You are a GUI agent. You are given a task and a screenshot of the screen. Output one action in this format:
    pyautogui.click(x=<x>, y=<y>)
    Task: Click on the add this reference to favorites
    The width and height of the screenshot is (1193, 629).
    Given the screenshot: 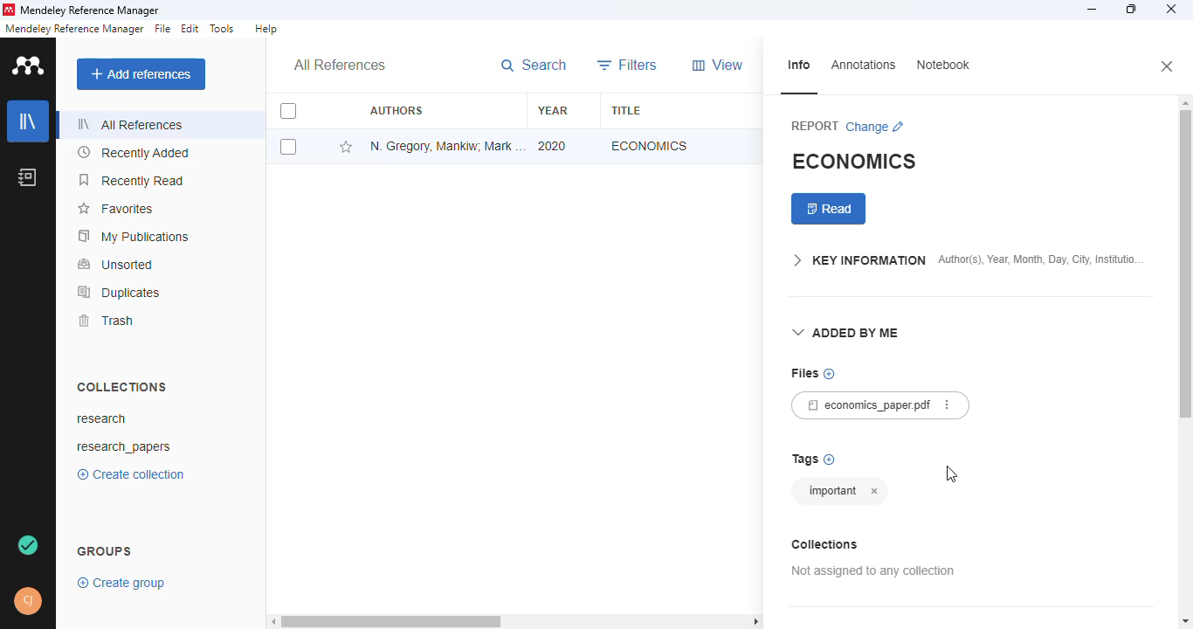 What is the action you would take?
    pyautogui.click(x=346, y=147)
    